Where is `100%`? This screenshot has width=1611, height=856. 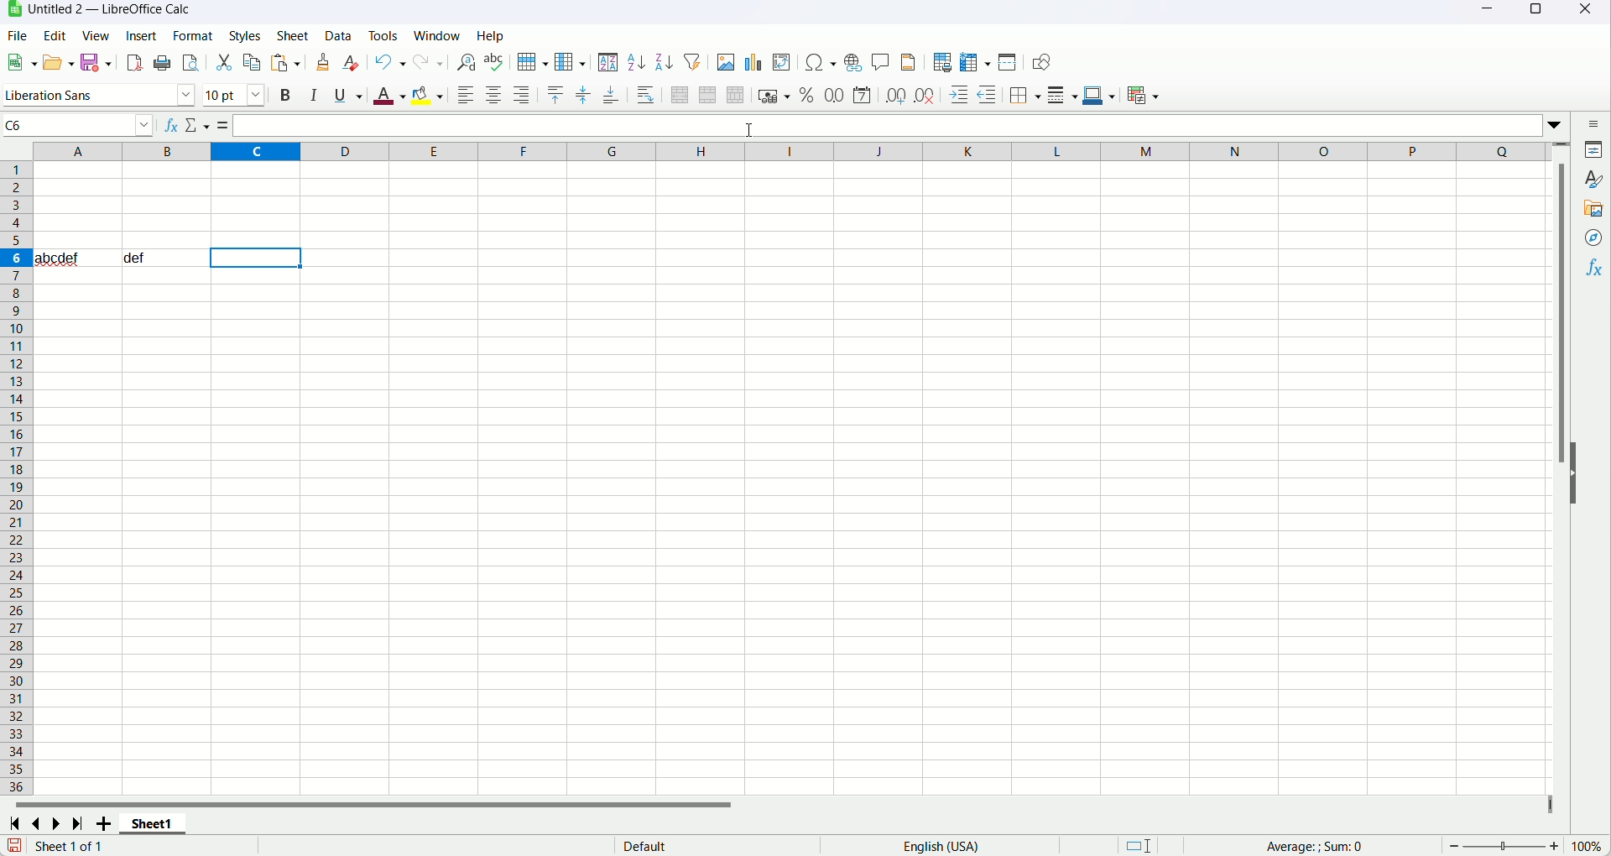
100% is located at coordinates (1586, 846).